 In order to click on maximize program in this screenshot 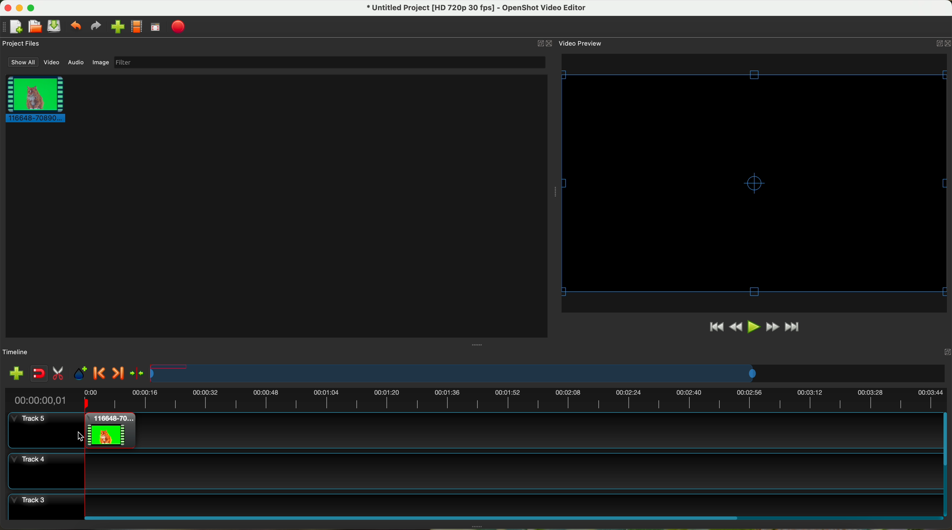, I will do `click(32, 8)`.